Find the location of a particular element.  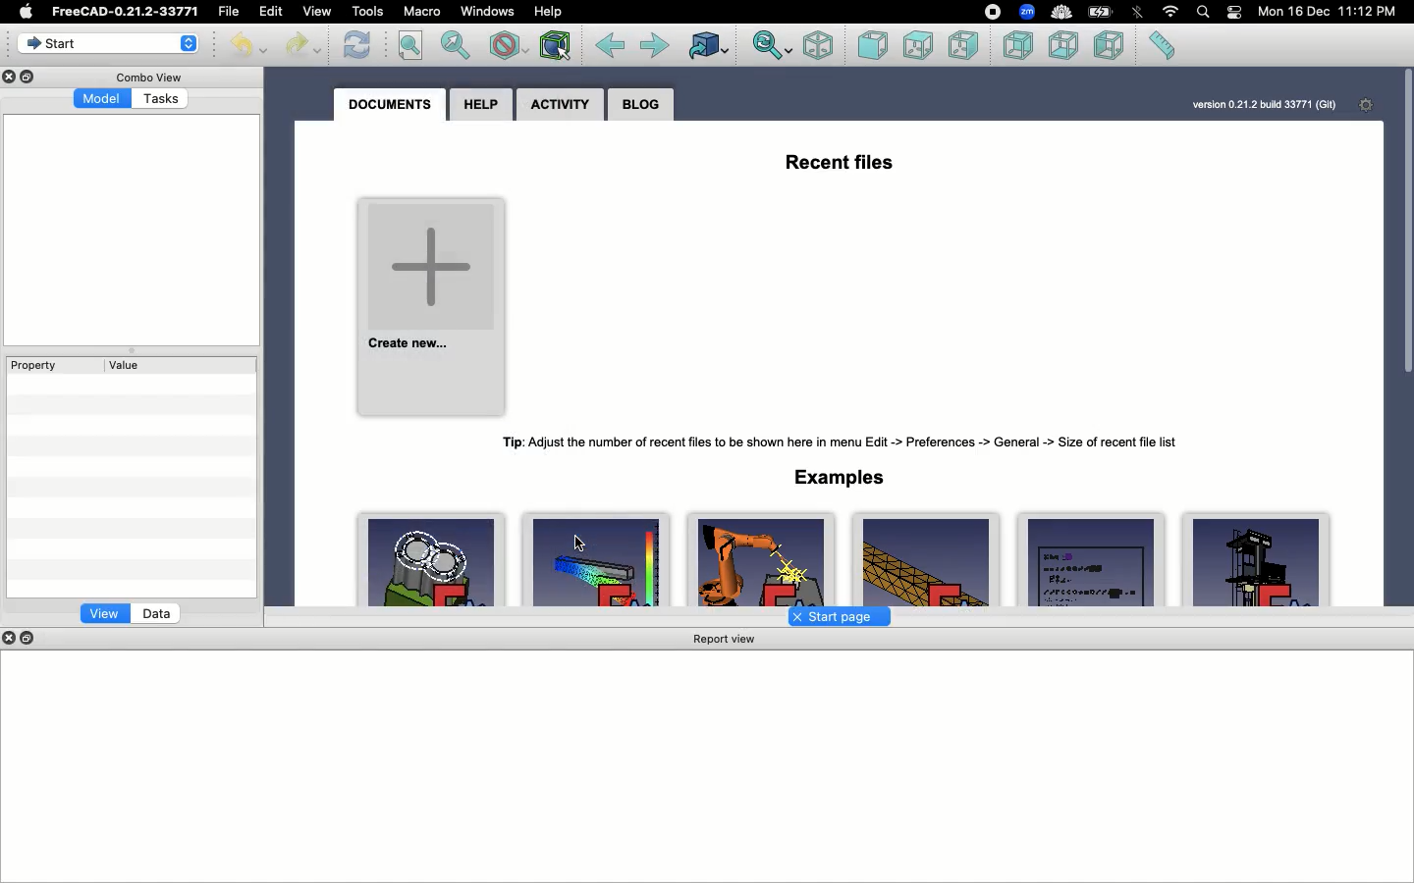

ArchDetail FCStd225Kb is located at coordinates (1255, 560).